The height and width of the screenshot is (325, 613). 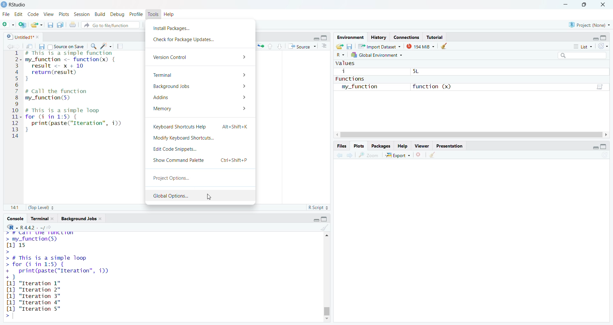 I want to click on debug, so click(x=117, y=13).